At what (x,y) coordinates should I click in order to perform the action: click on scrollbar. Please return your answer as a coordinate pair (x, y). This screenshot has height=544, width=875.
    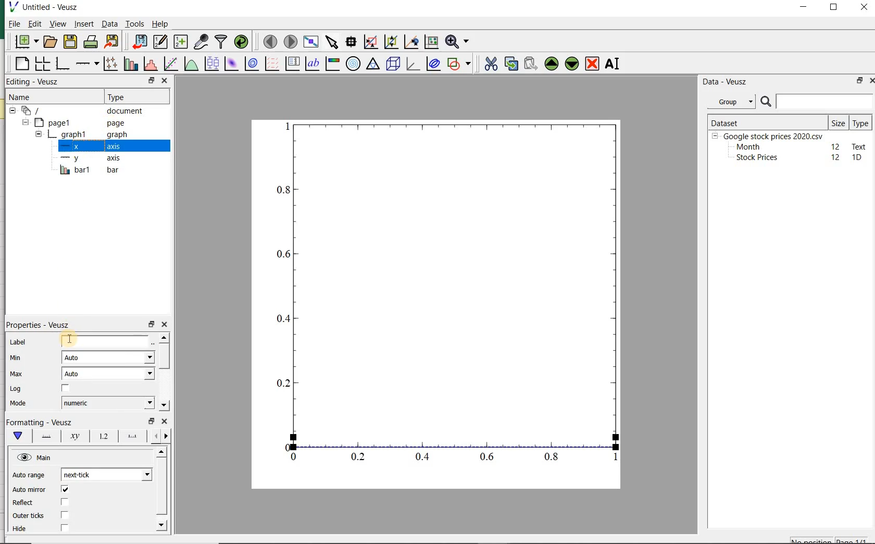
    Looking at the image, I should click on (164, 373).